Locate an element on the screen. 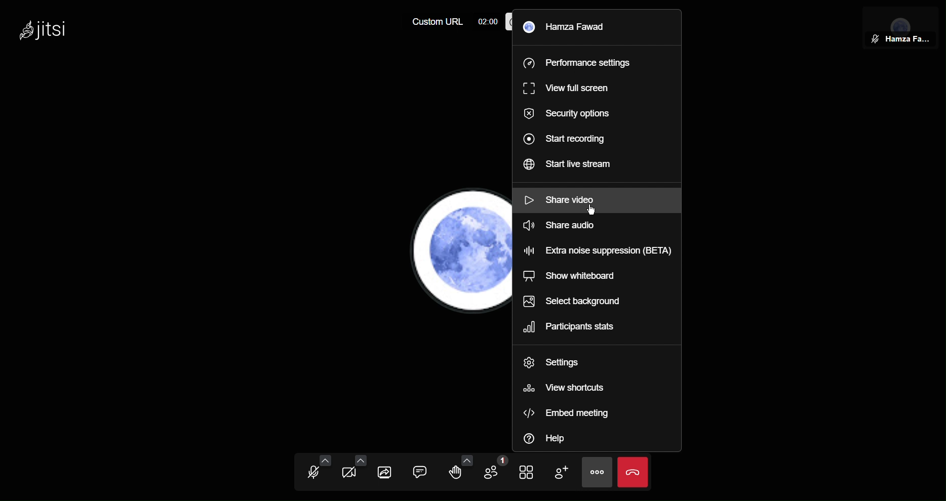 The image size is (946, 501). Chat is located at coordinates (423, 474).